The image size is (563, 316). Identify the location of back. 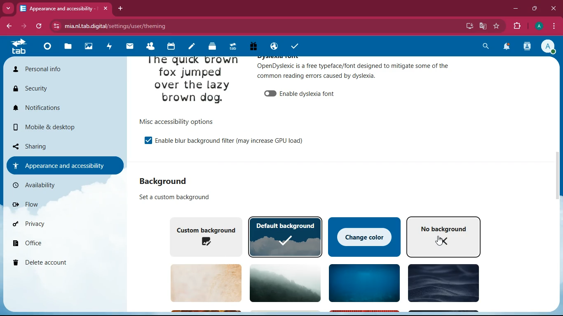
(10, 26).